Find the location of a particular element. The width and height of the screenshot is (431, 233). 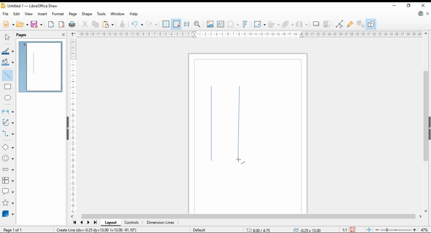

cut is located at coordinates (86, 24).